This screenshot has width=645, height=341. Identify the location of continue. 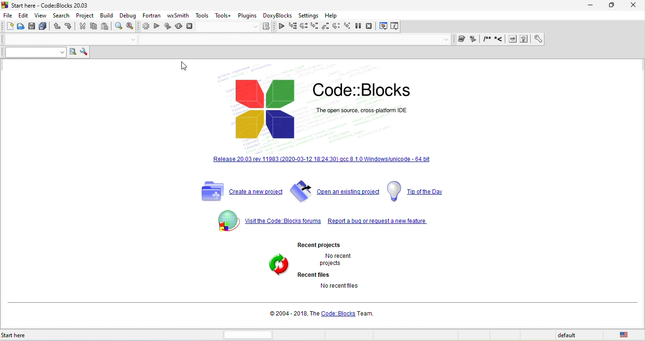
(281, 28).